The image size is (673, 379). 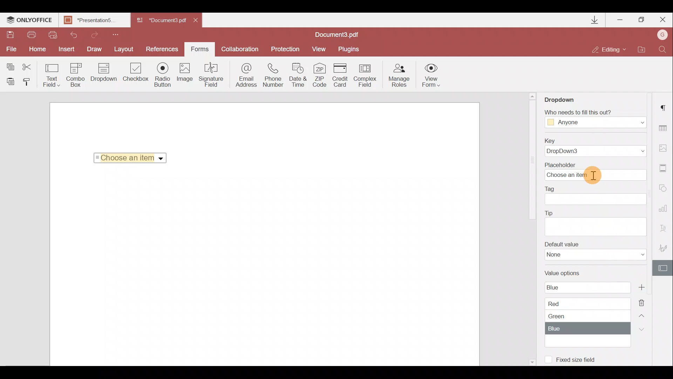 I want to click on Home, so click(x=39, y=49).